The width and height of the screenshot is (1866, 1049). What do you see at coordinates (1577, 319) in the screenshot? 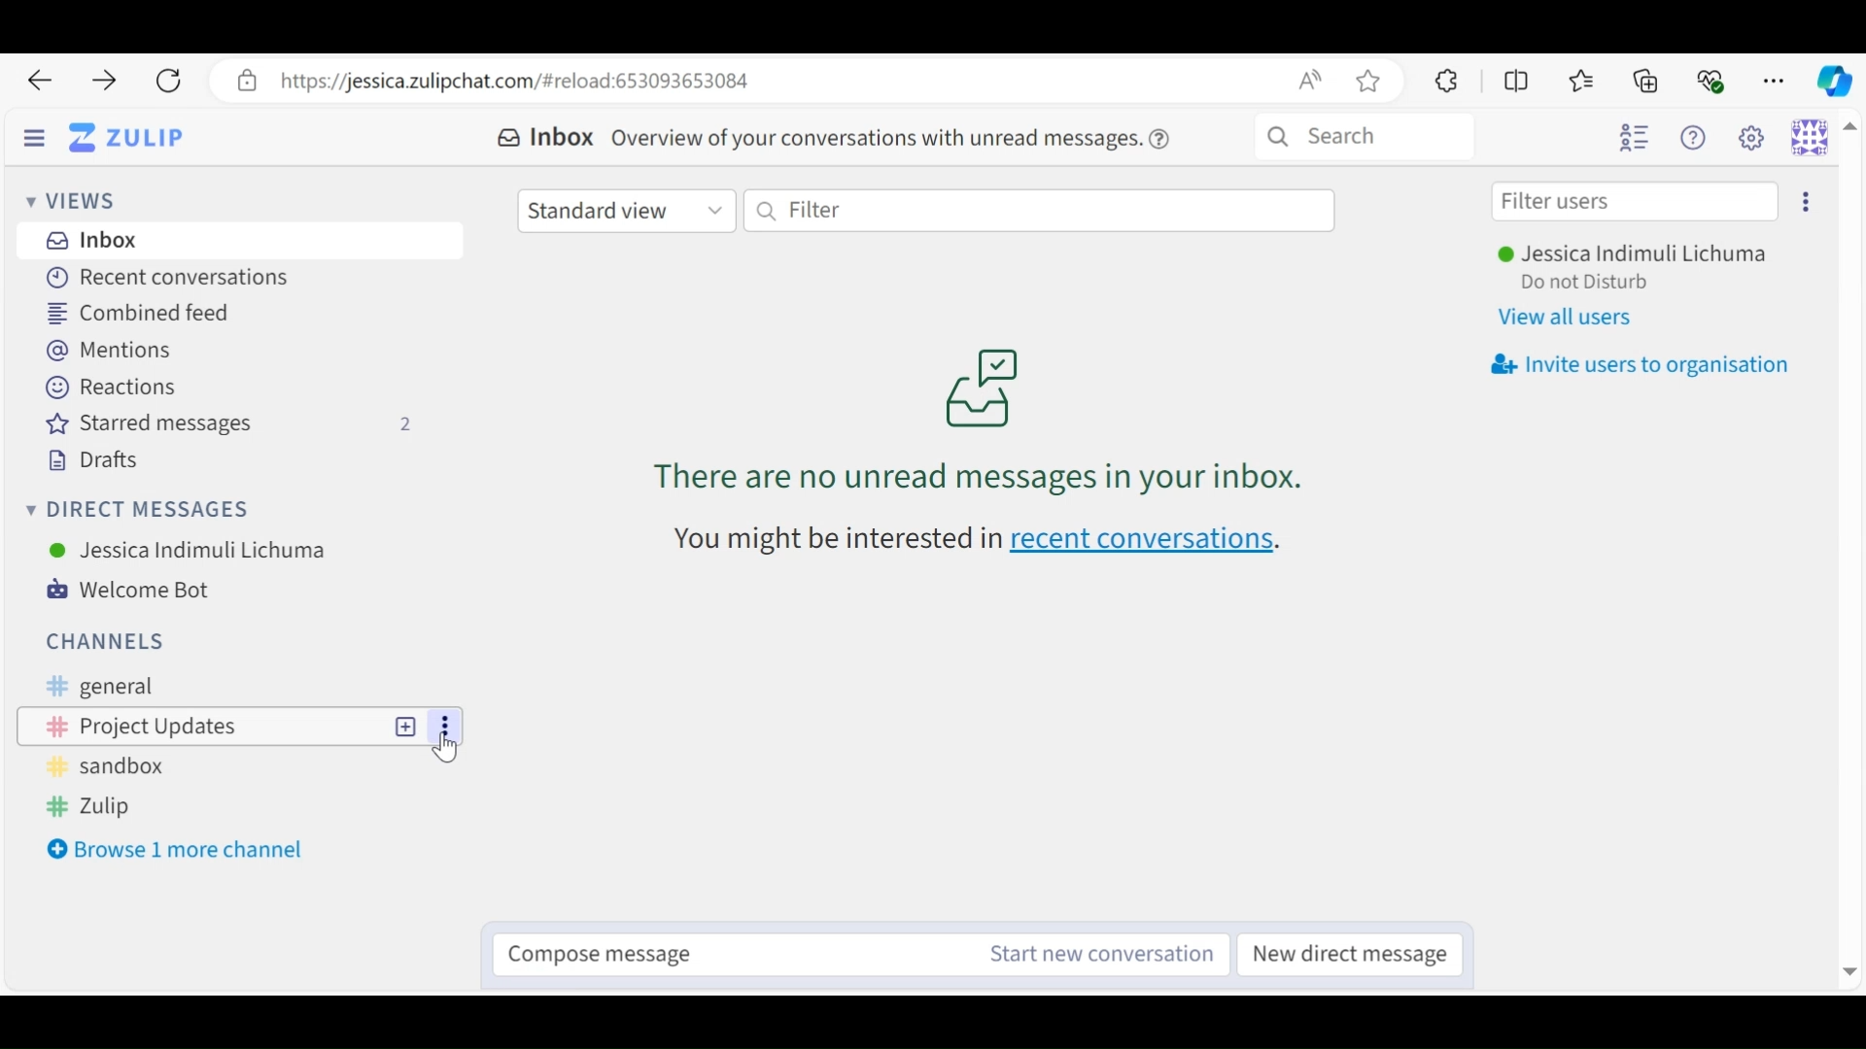
I see `View all users` at bounding box center [1577, 319].